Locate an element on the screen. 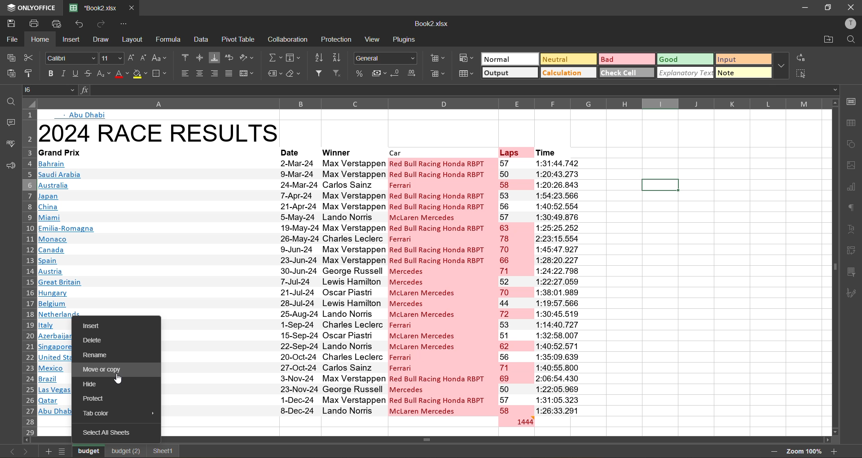 This screenshot has width=862, height=458. zoom in is located at coordinates (835, 450).